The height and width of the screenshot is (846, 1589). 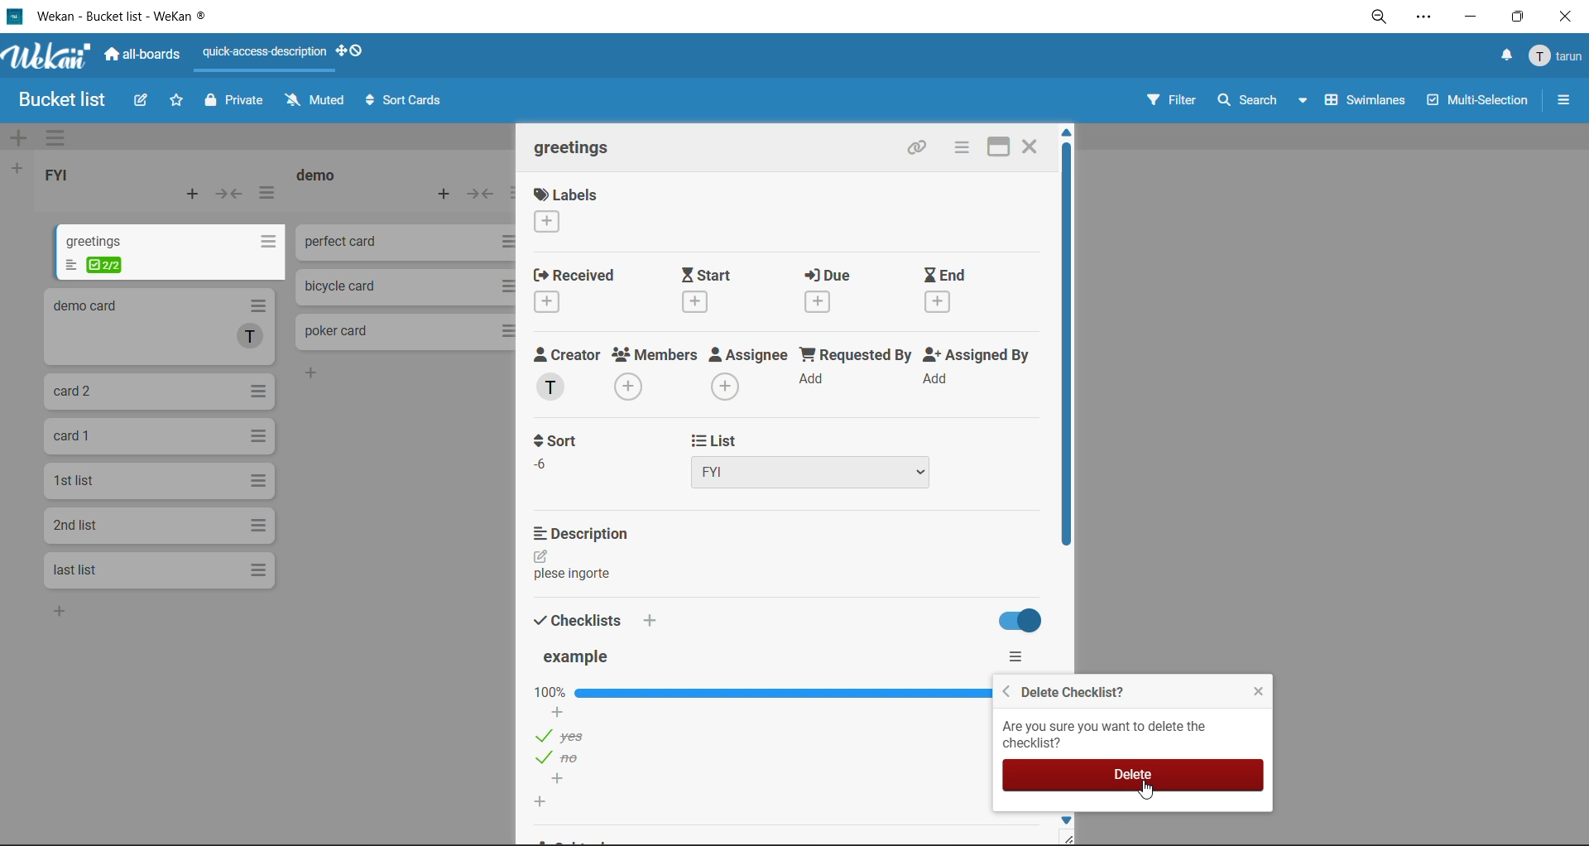 I want to click on checklists, so click(x=572, y=618).